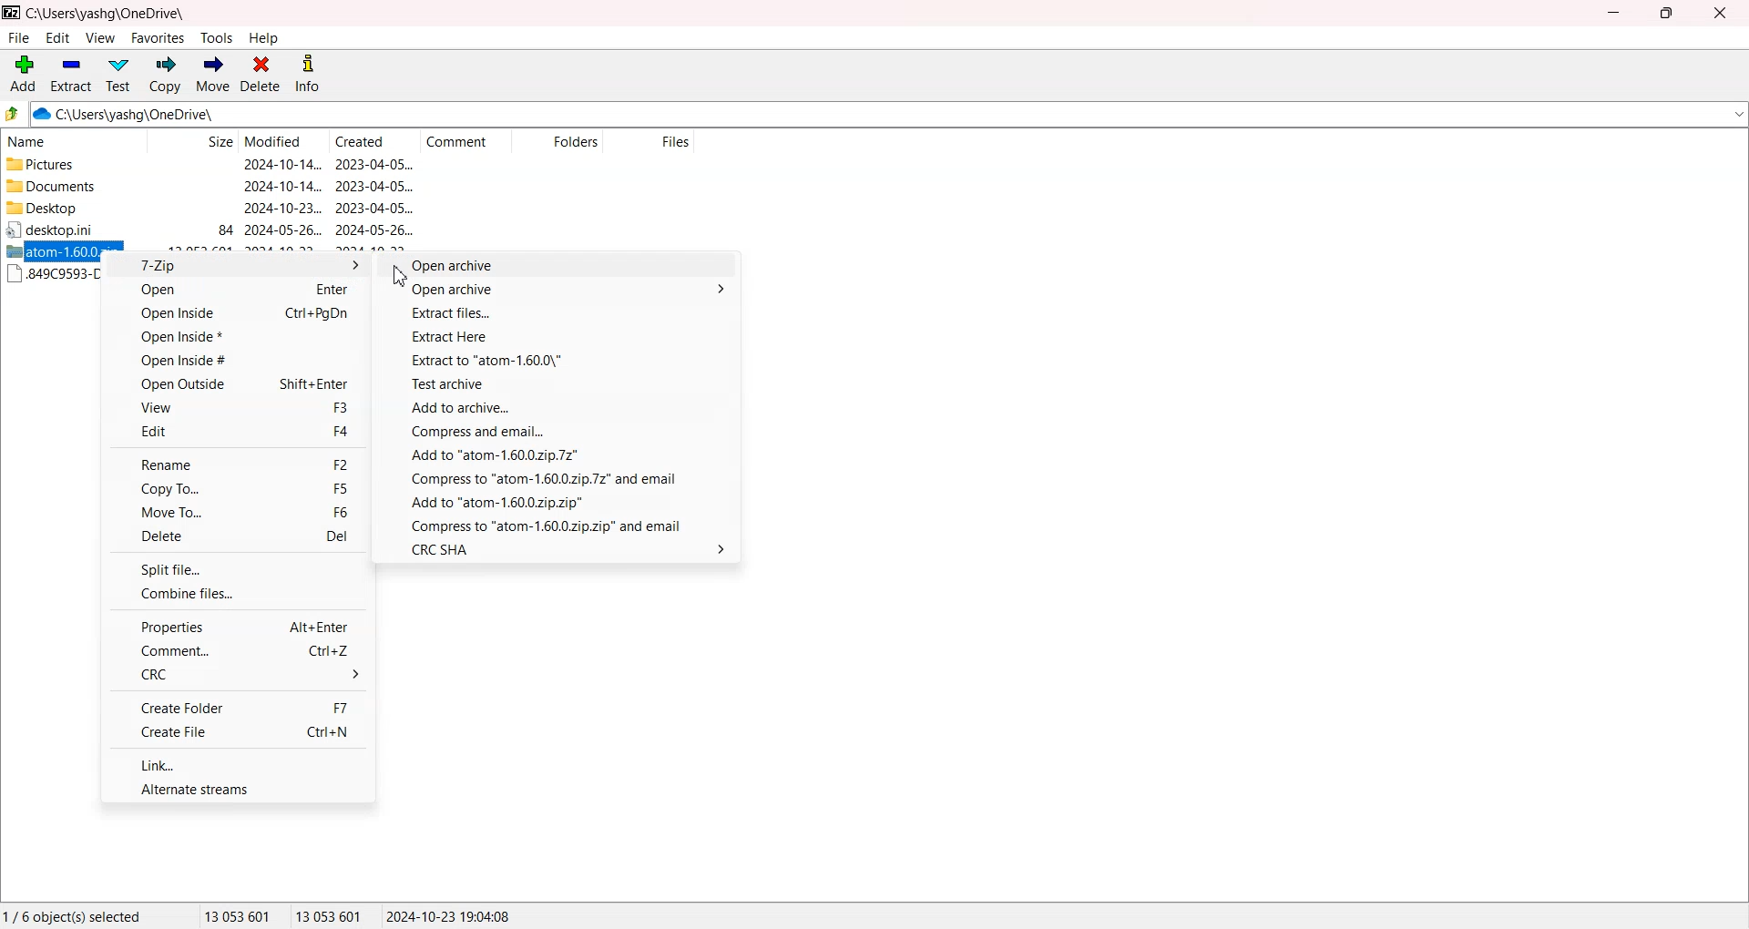 The width and height of the screenshot is (1749, 929). Describe the element at coordinates (226, 230) in the screenshot. I see `84` at that location.